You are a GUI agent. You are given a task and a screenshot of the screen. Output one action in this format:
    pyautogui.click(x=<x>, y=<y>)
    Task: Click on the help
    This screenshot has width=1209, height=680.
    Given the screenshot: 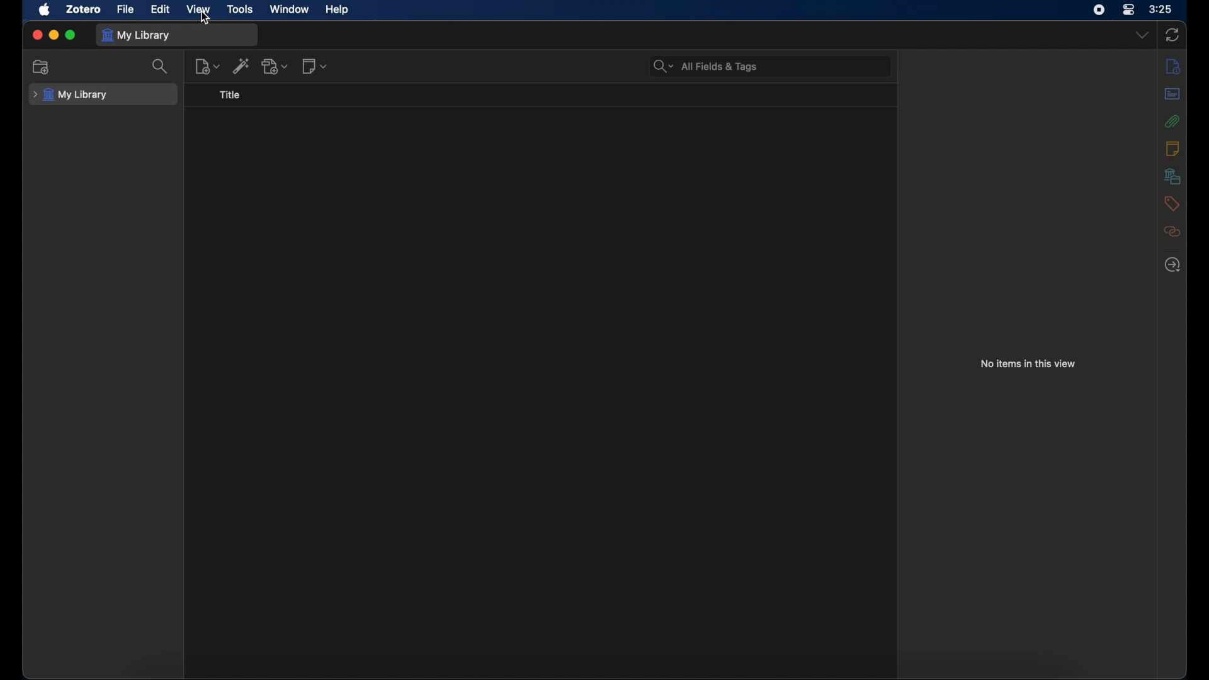 What is the action you would take?
    pyautogui.click(x=338, y=10)
    